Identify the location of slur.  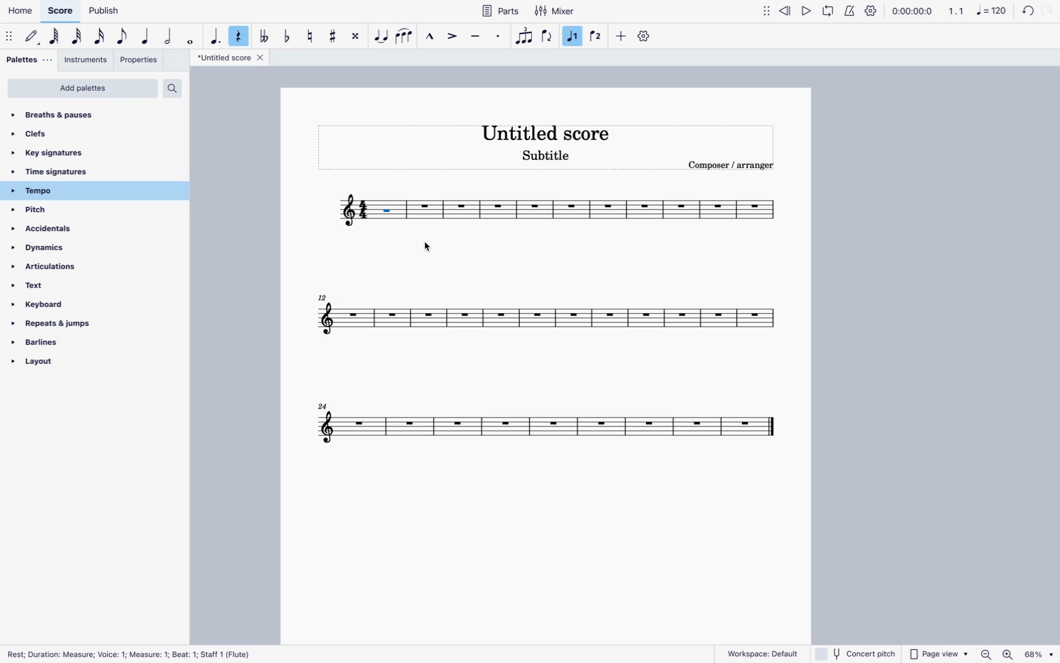
(404, 35).